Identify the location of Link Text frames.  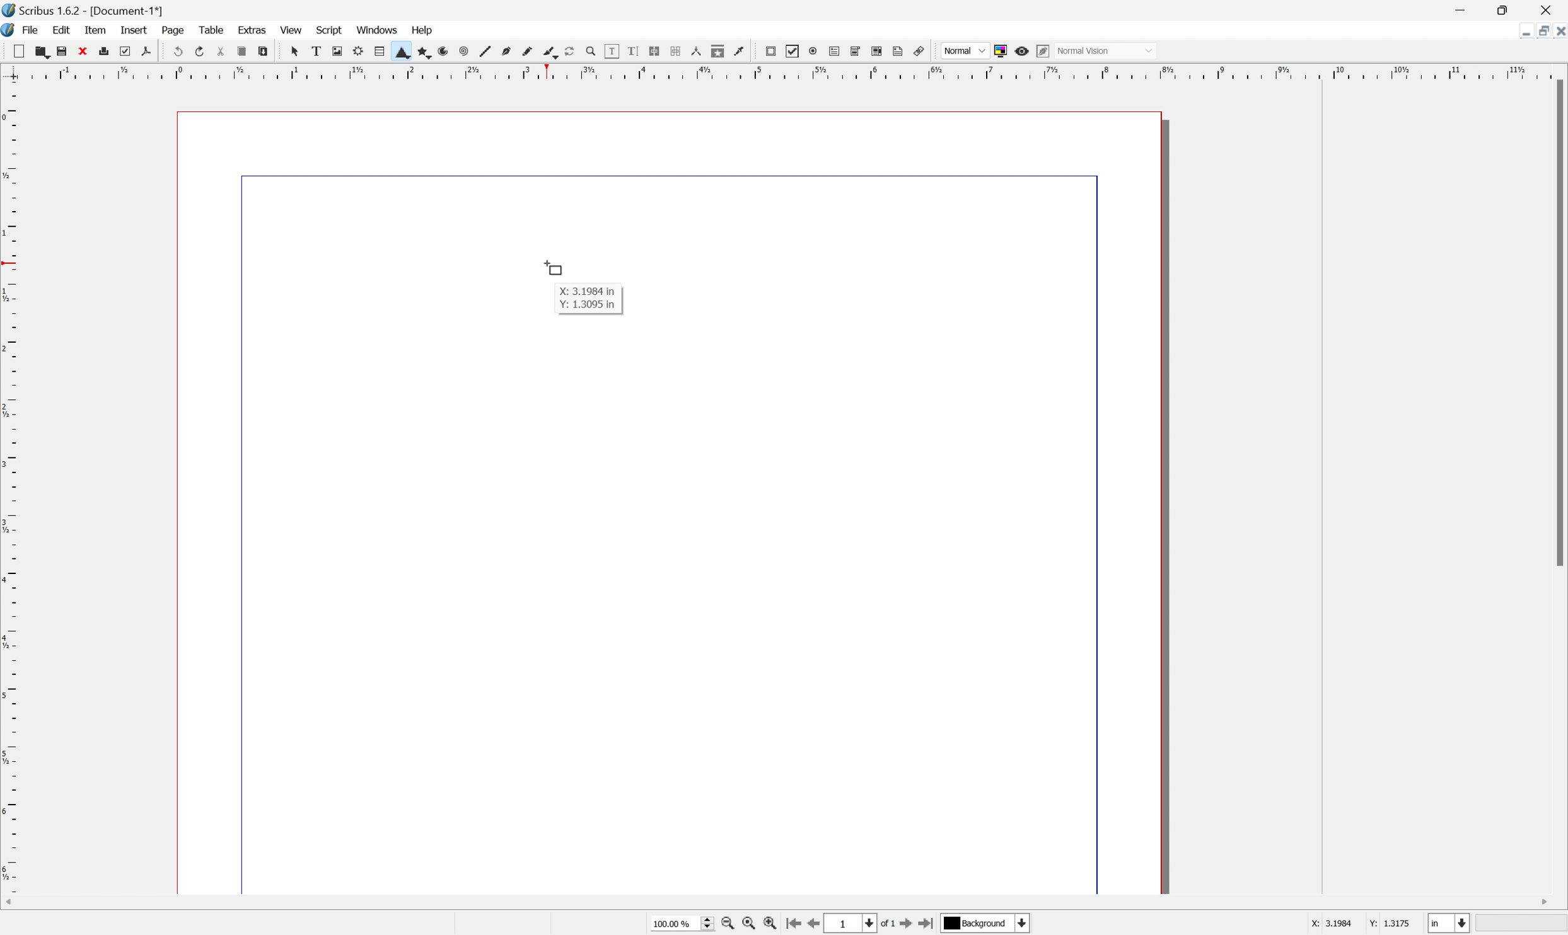
(652, 51).